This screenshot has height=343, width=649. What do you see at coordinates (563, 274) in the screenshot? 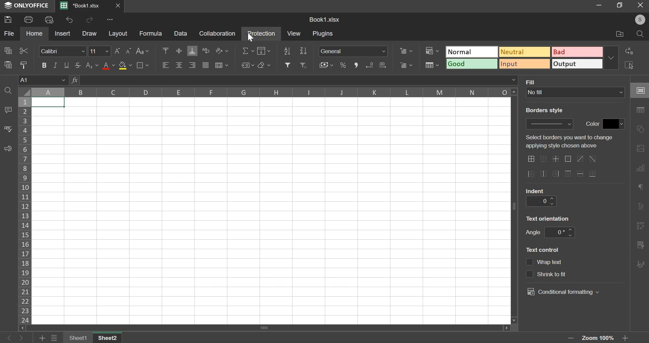
I see `text control` at bounding box center [563, 274].